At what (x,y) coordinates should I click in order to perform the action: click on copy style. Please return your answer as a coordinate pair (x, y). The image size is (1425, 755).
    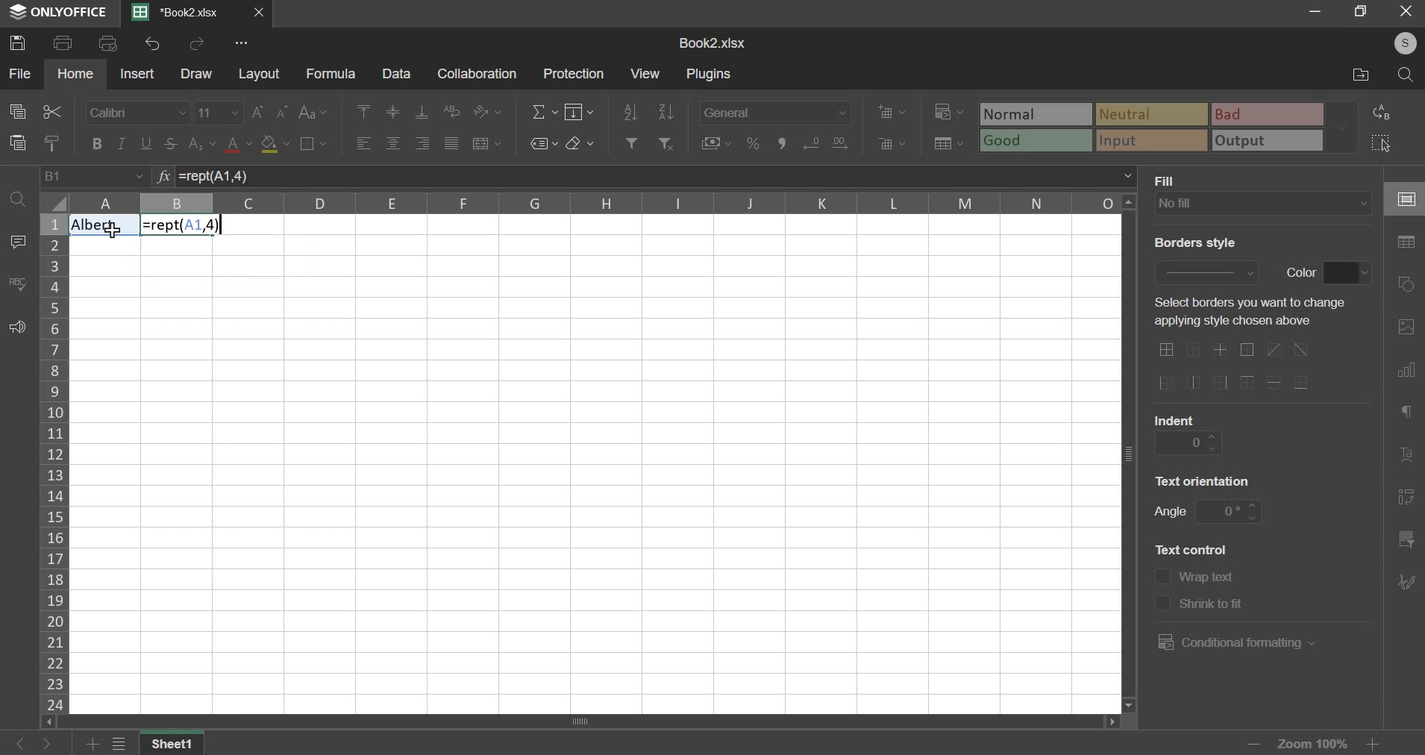
    Looking at the image, I should click on (51, 142).